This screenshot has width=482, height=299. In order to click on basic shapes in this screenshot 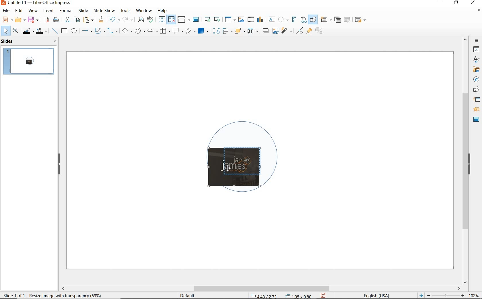, I will do `click(127, 32)`.